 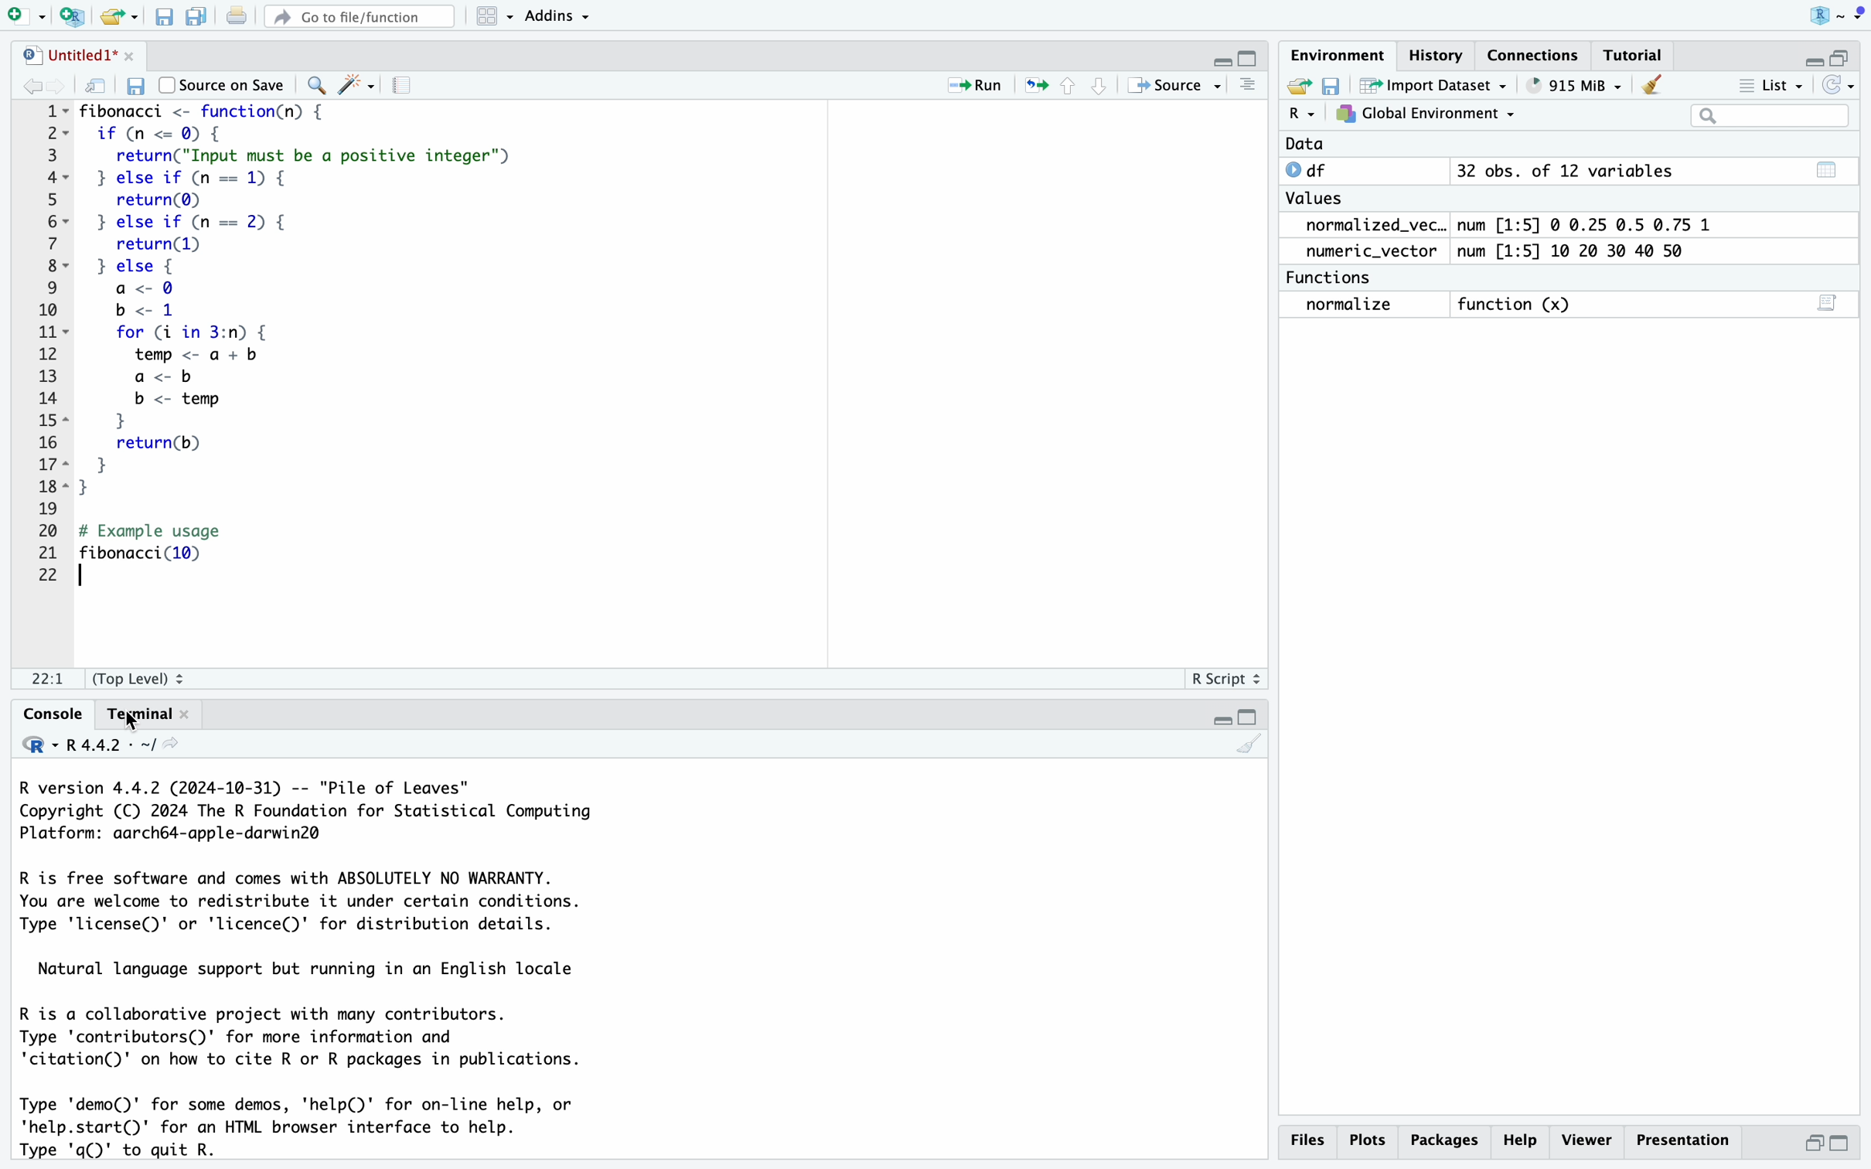 What do you see at coordinates (1443, 87) in the screenshot?
I see `import dataset` at bounding box center [1443, 87].